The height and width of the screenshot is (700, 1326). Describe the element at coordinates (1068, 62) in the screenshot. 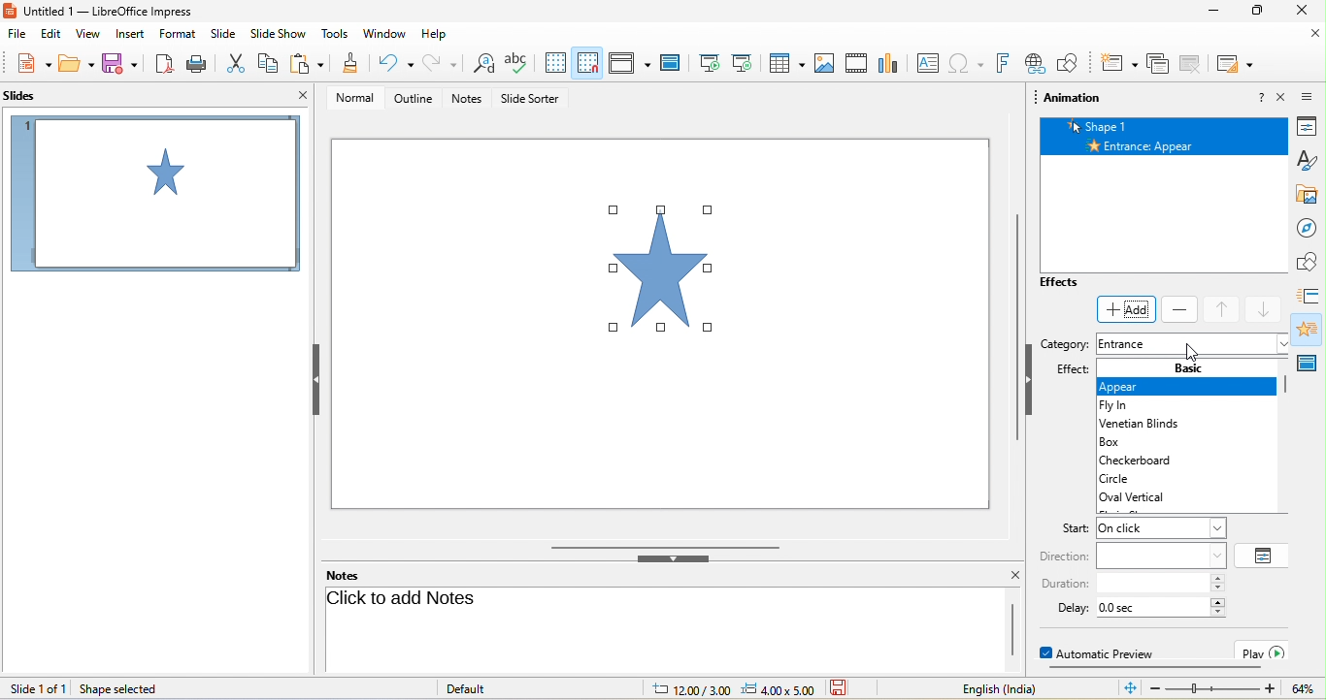

I see `show draw function` at that location.